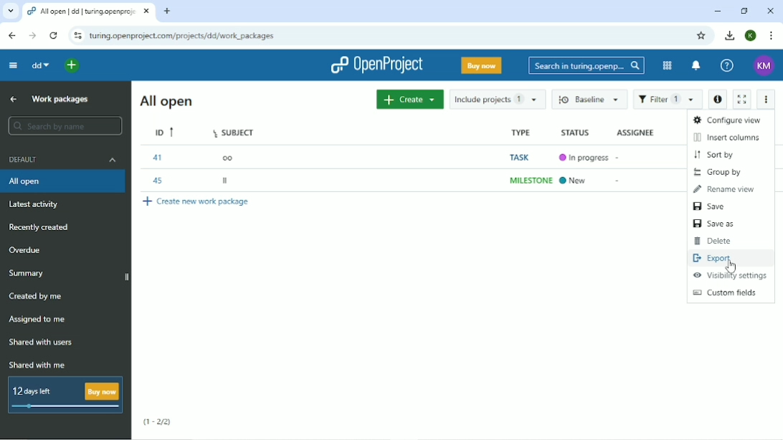  Describe the element at coordinates (62, 158) in the screenshot. I see `Default` at that location.